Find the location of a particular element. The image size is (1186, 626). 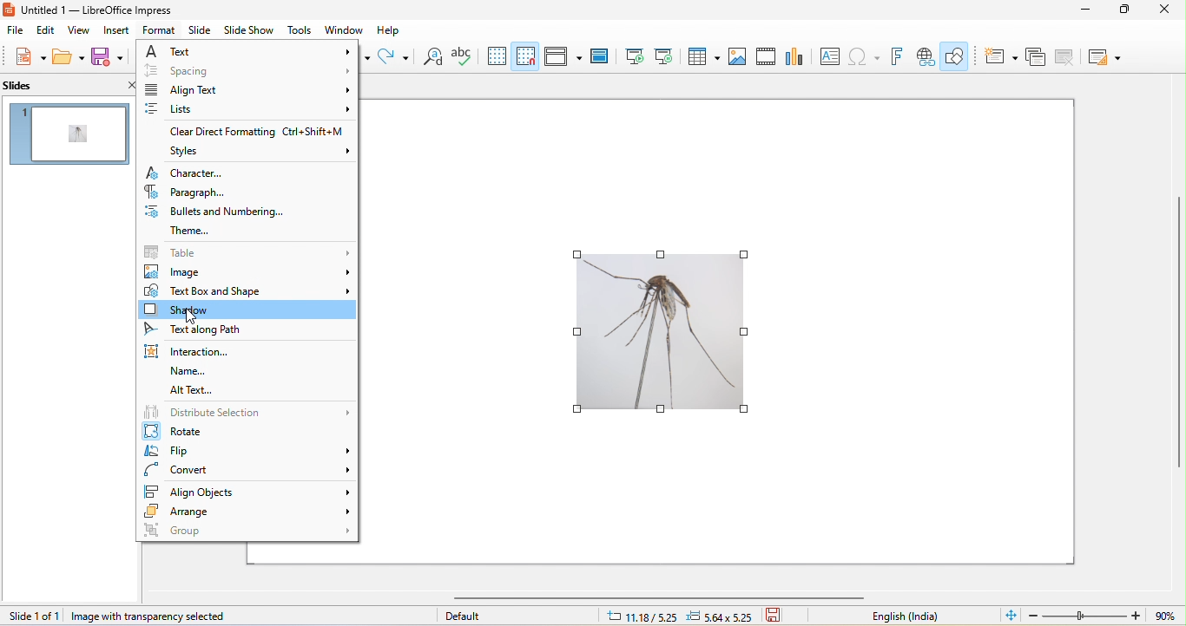

bullets and numbering is located at coordinates (218, 212).